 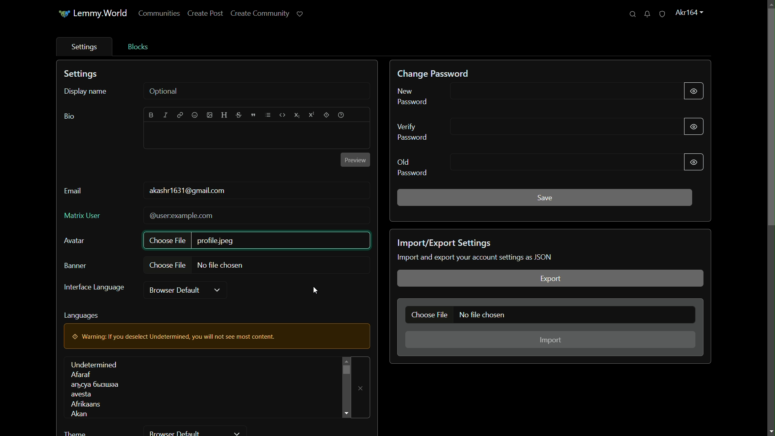 I want to click on bold, so click(x=152, y=115).